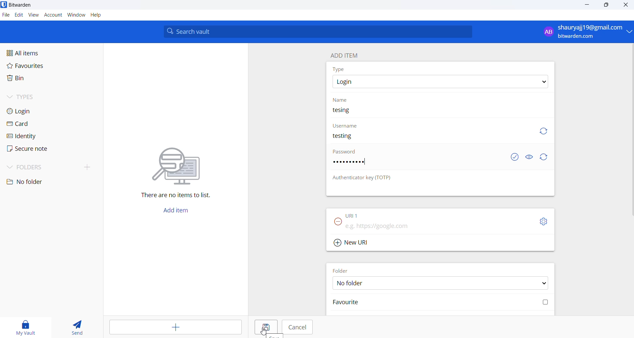 The image size is (634, 338). I want to click on maximize, so click(605, 6).